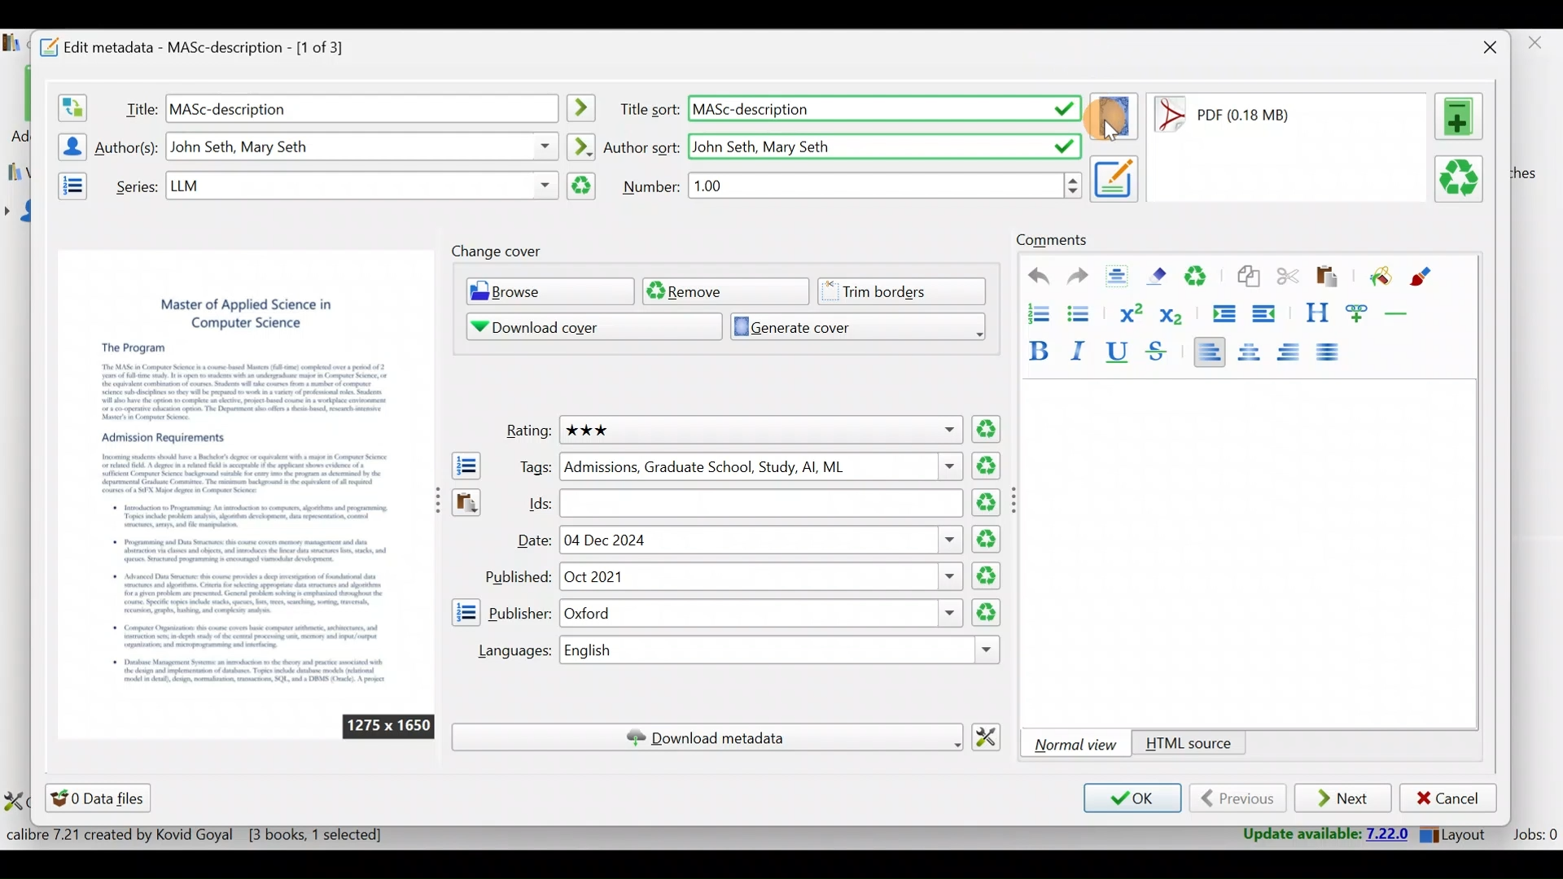  Describe the element at coordinates (1486, 47) in the screenshot. I see `Close` at that location.